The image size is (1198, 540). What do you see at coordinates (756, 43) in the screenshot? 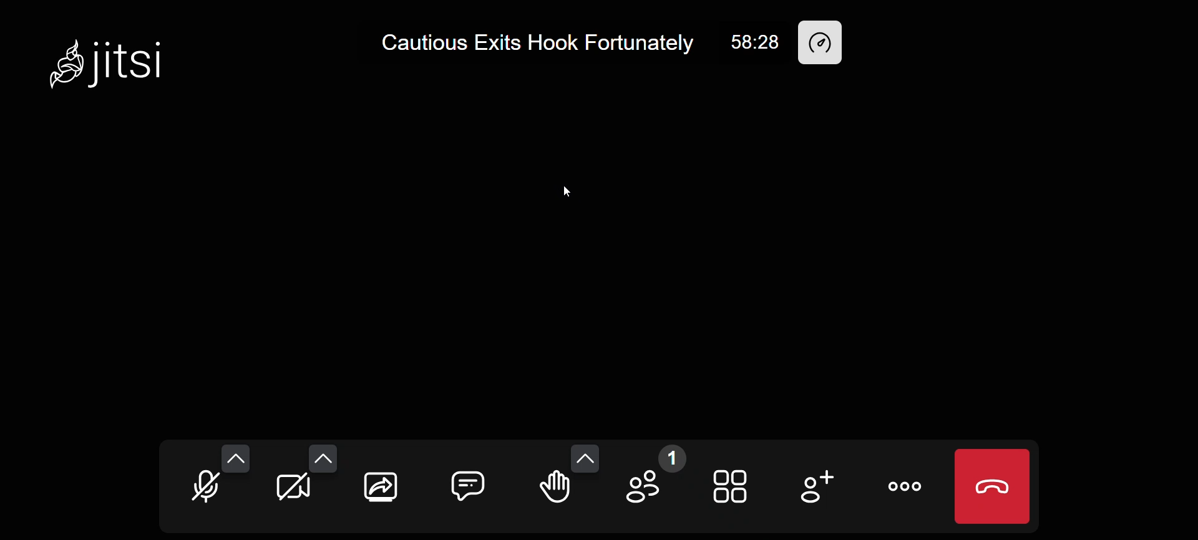
I see `58:28` at bounding box center [756, 43].